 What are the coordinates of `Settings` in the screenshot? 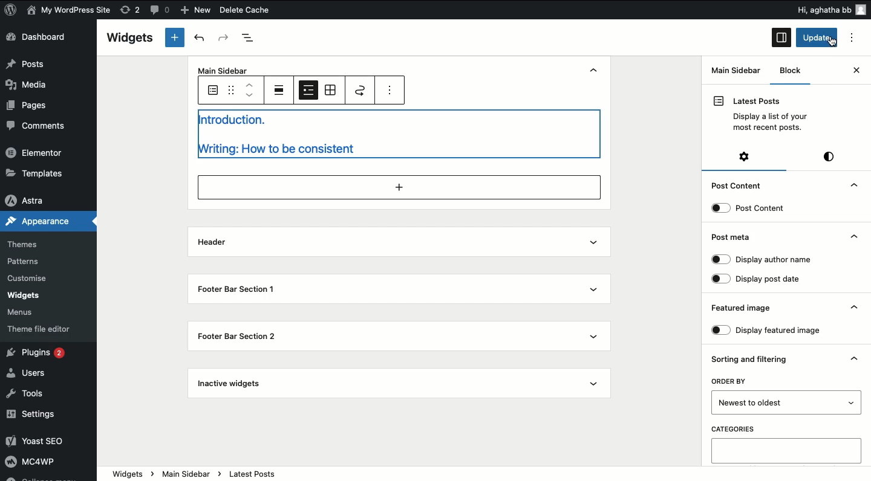 It's located at (35, 418).